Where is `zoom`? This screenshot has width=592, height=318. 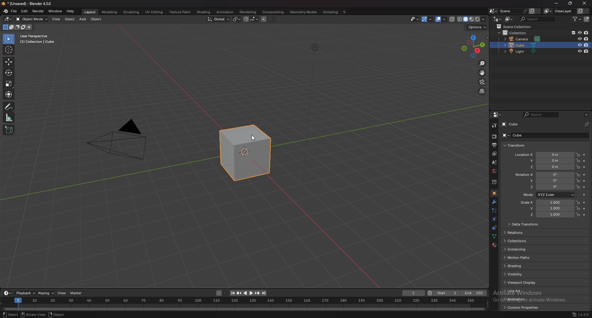 zoom is located at coordinates (483, 64).